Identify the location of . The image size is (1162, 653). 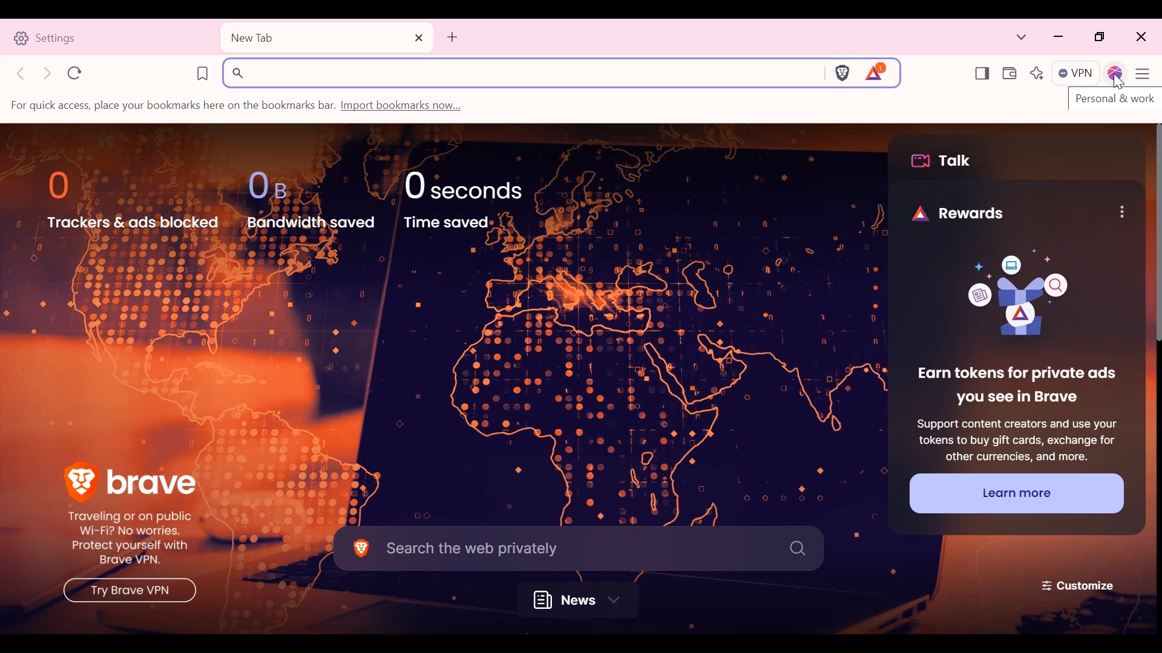
(1120, 83).